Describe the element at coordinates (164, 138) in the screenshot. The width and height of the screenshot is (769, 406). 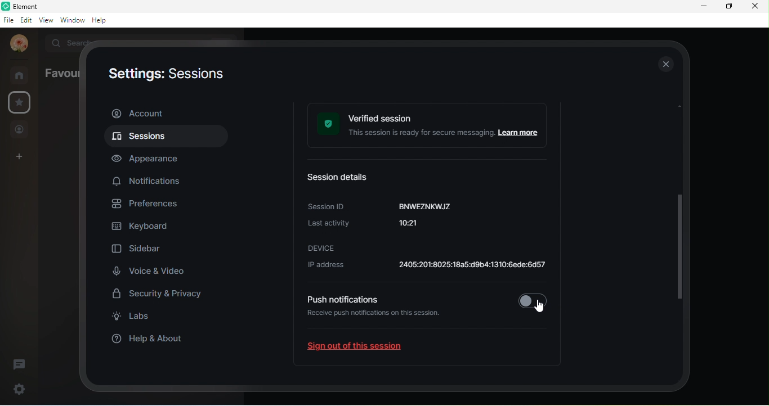
I see `sessions` at that location.